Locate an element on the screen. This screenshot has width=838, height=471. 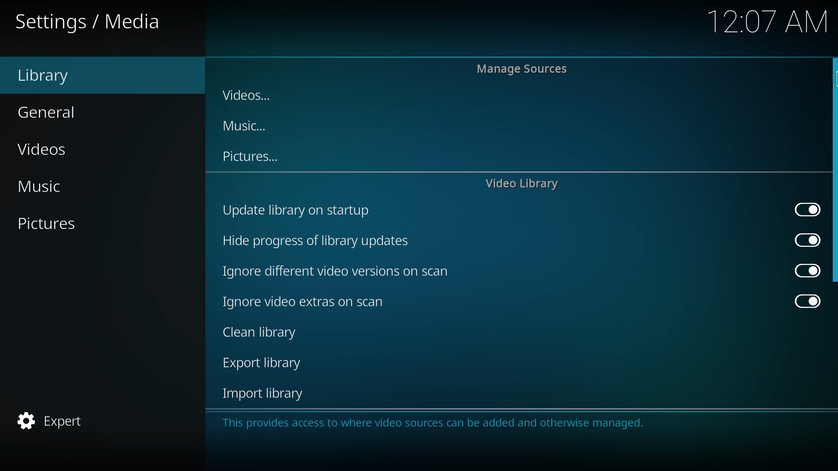
videos is located at coordinates (244, 95).